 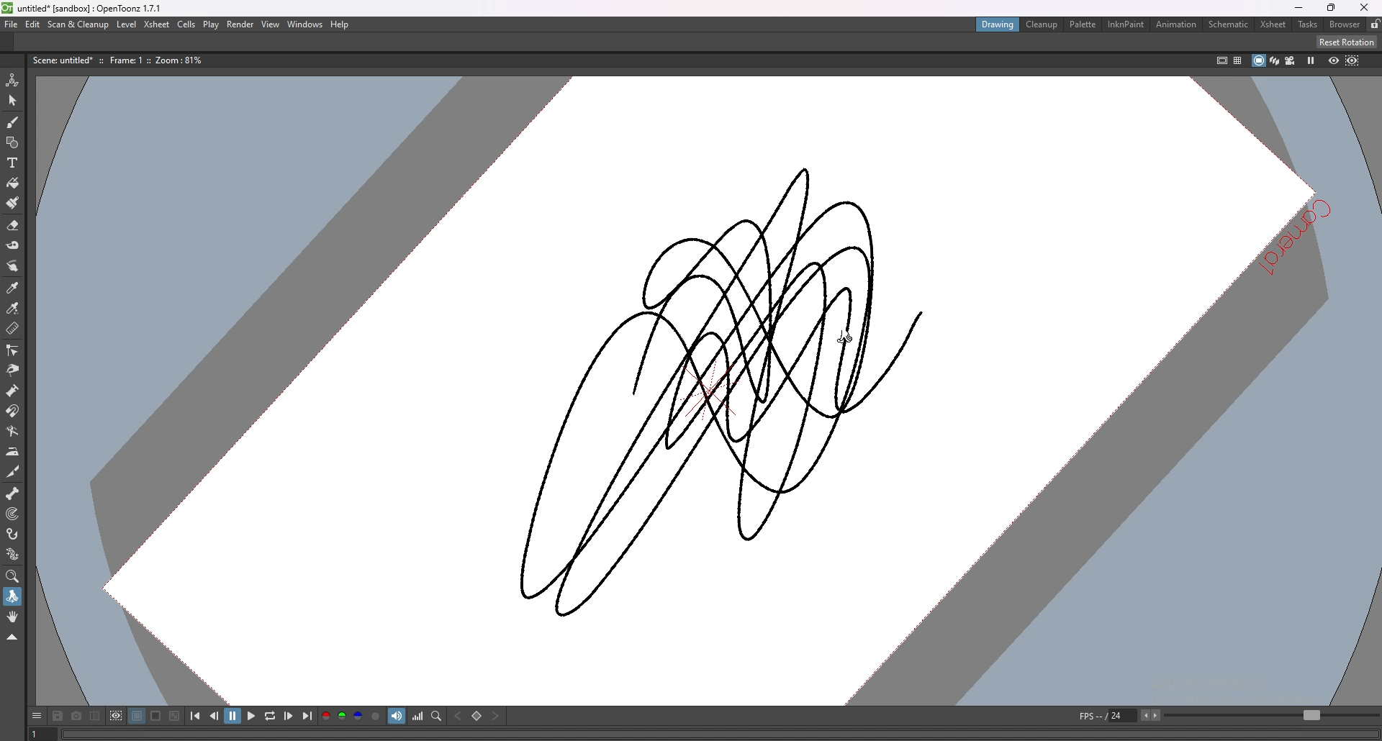 I want to click on hook, so click(x=12, y=533).